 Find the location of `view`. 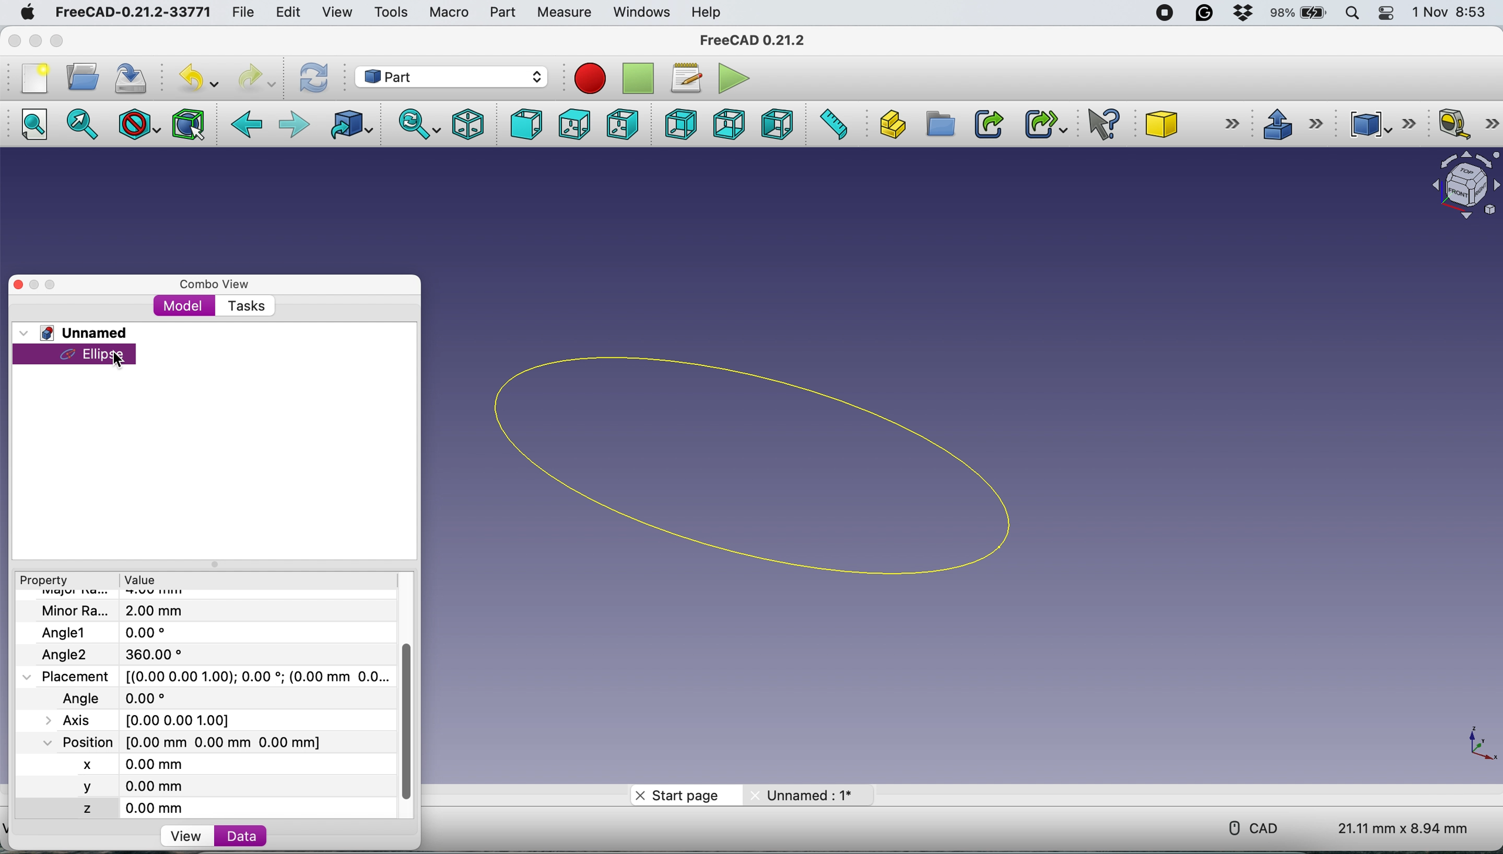

view is located at coordinates (336, 11).